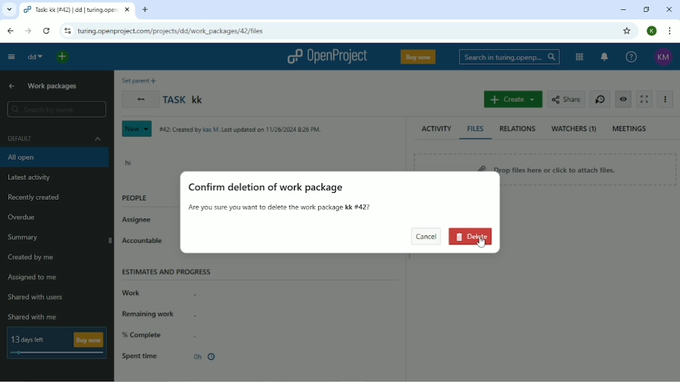  Describe the element at coordinates (62, 57) in the screenshot. I see `` at that location.